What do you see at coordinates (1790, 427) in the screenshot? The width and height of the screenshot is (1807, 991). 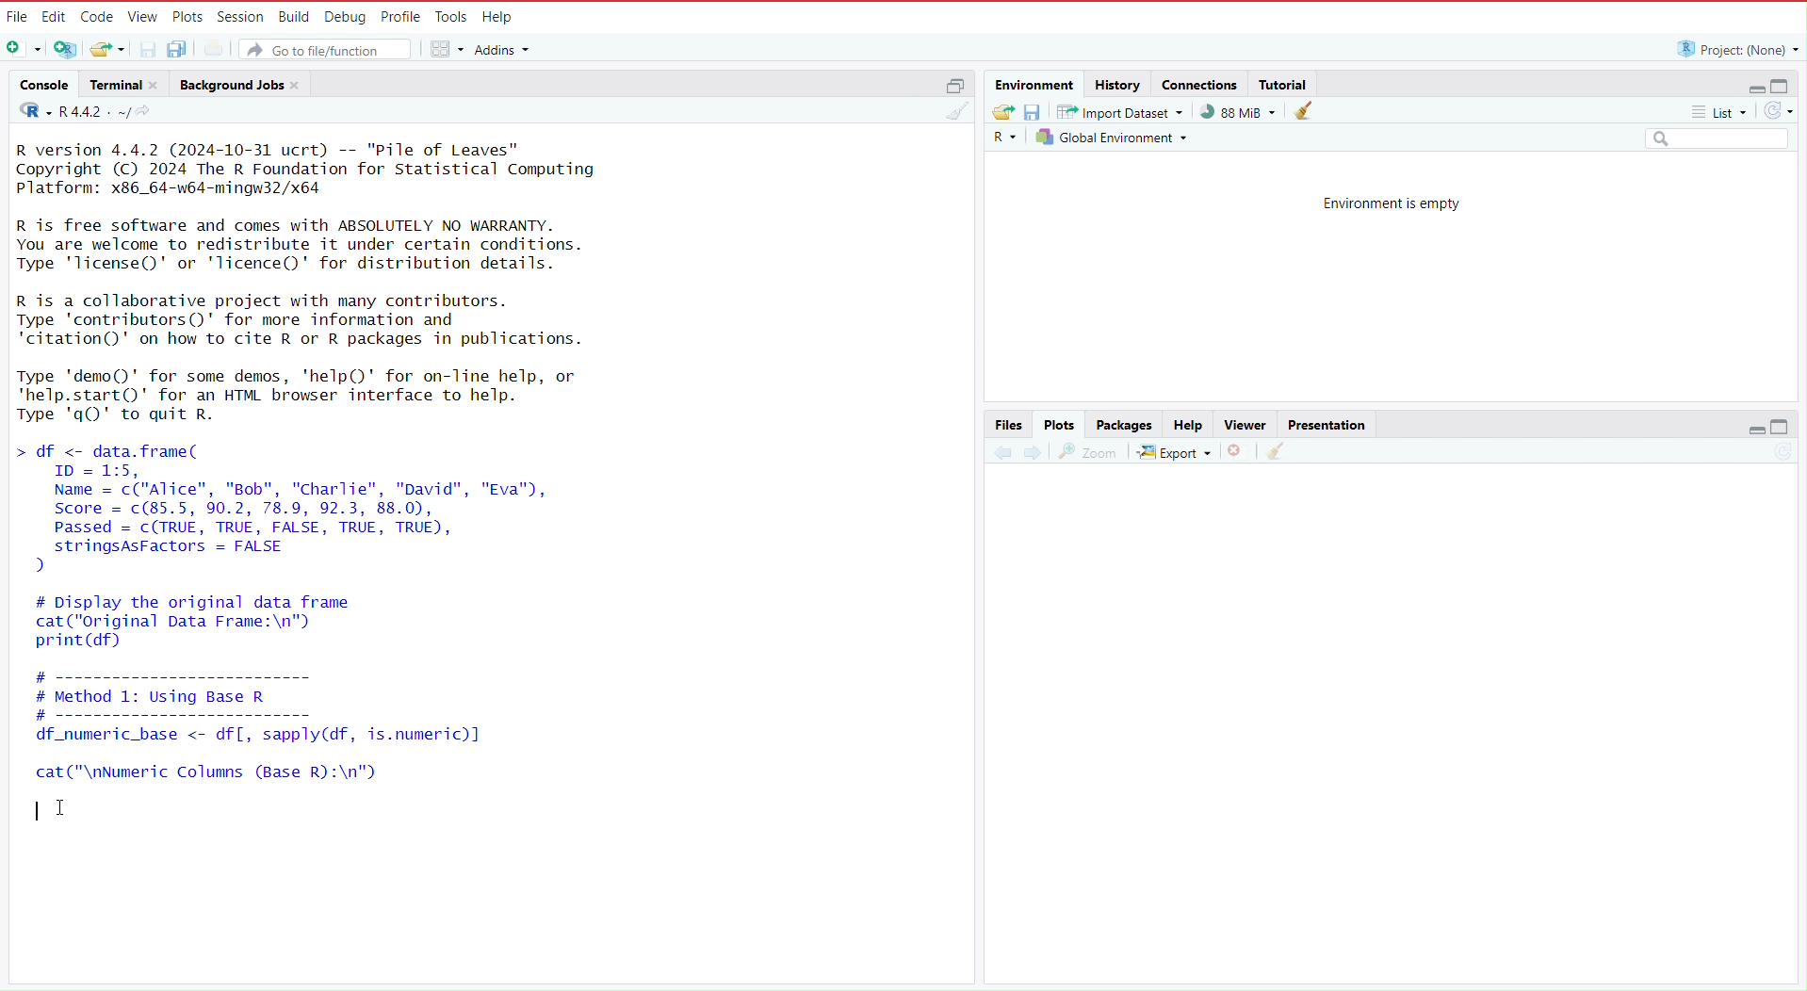 I see `maximize` at bounding box center [1790, 427].